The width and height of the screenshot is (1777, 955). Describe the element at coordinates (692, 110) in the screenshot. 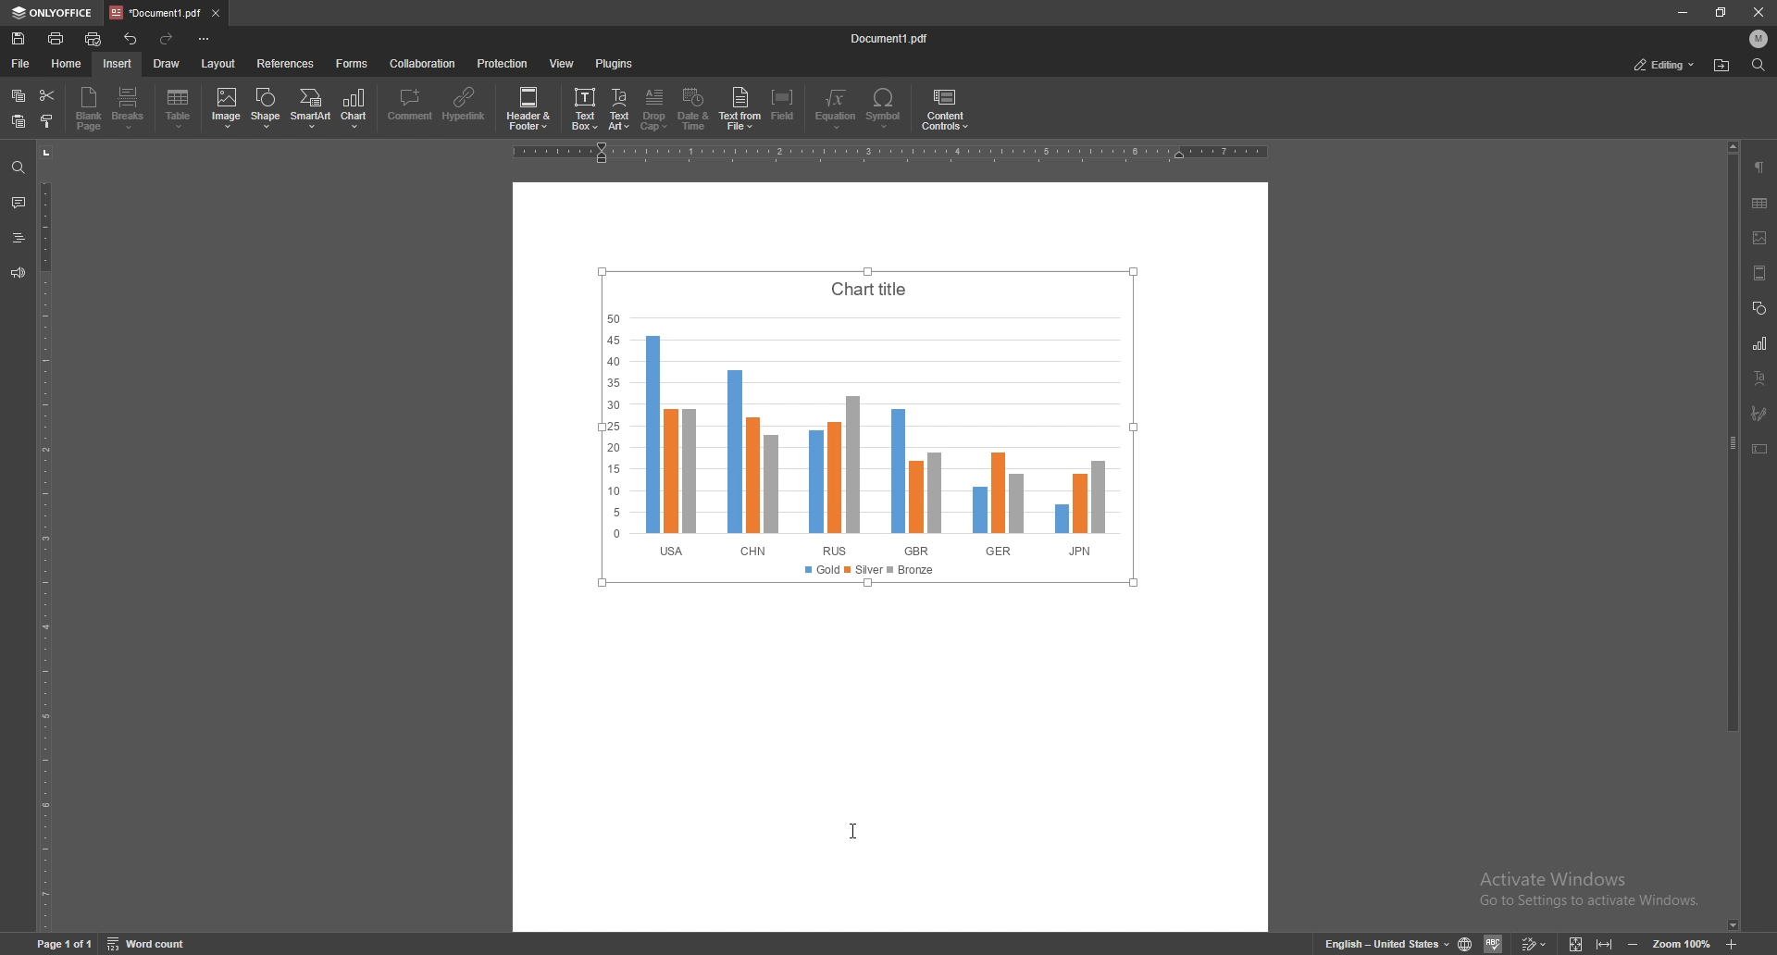

I see `date and time` at that location.